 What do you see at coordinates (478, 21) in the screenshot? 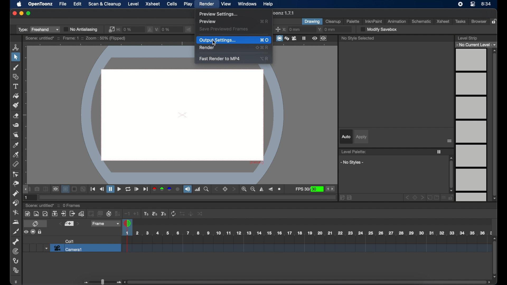
I see `browser` at bounding box center [478, 21].